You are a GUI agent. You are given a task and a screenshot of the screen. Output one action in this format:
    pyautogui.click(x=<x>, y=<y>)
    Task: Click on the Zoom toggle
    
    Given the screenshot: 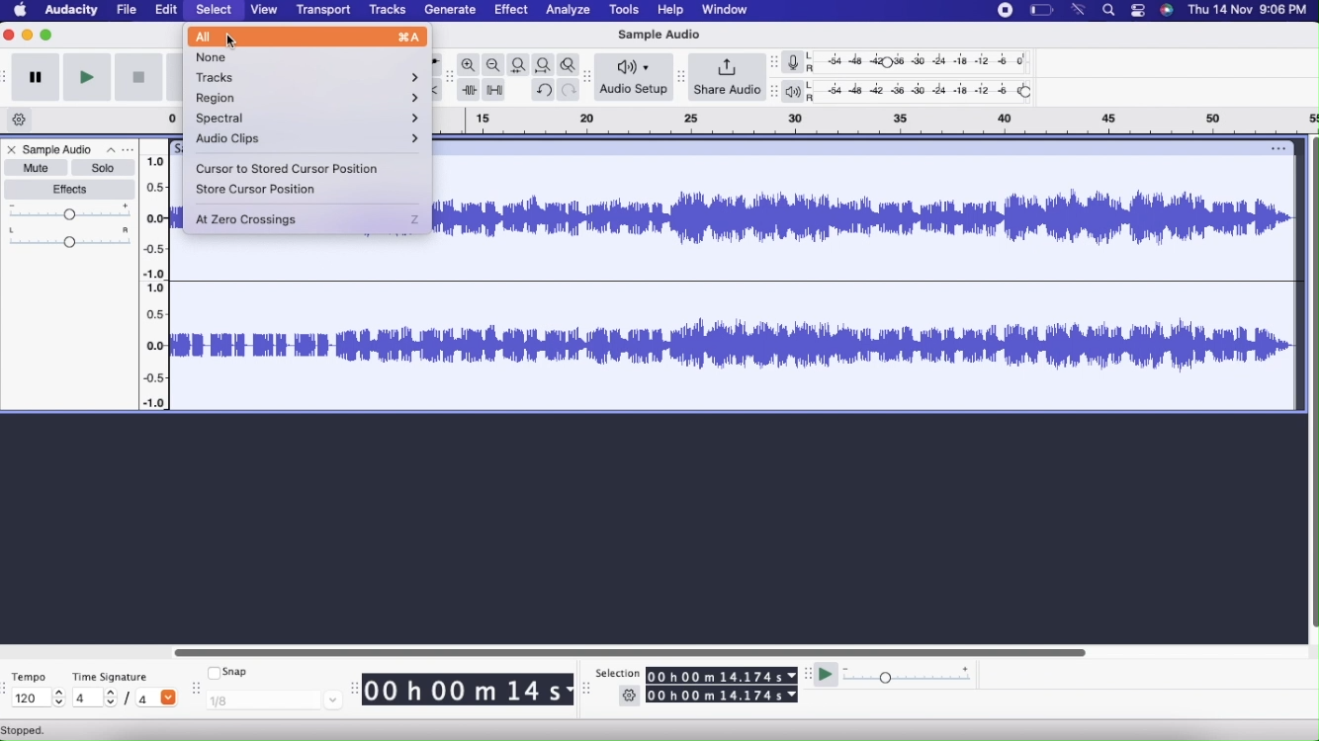 What is the action you would take?
    pyautogui.click(x=568, y=65)
    